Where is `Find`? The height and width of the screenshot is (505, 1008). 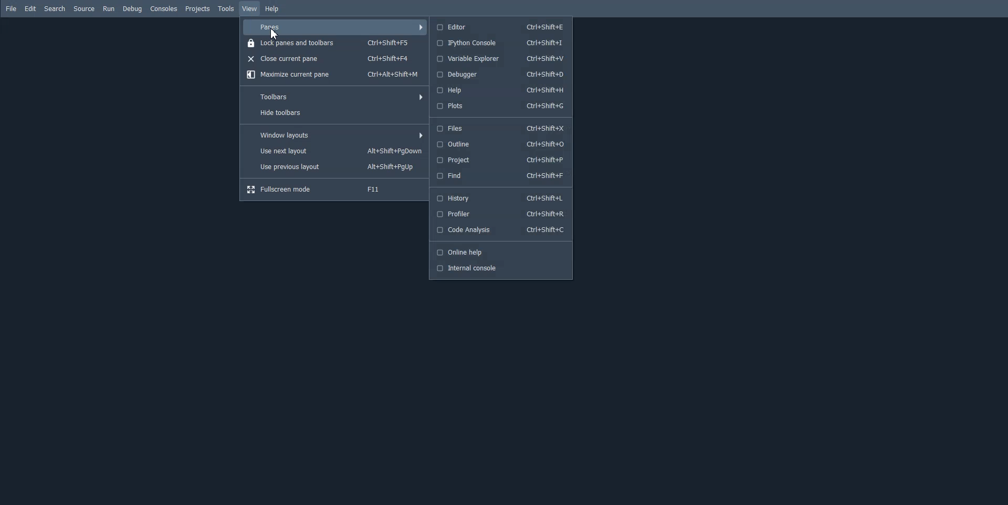 Find is located at coordinates (499, 176).